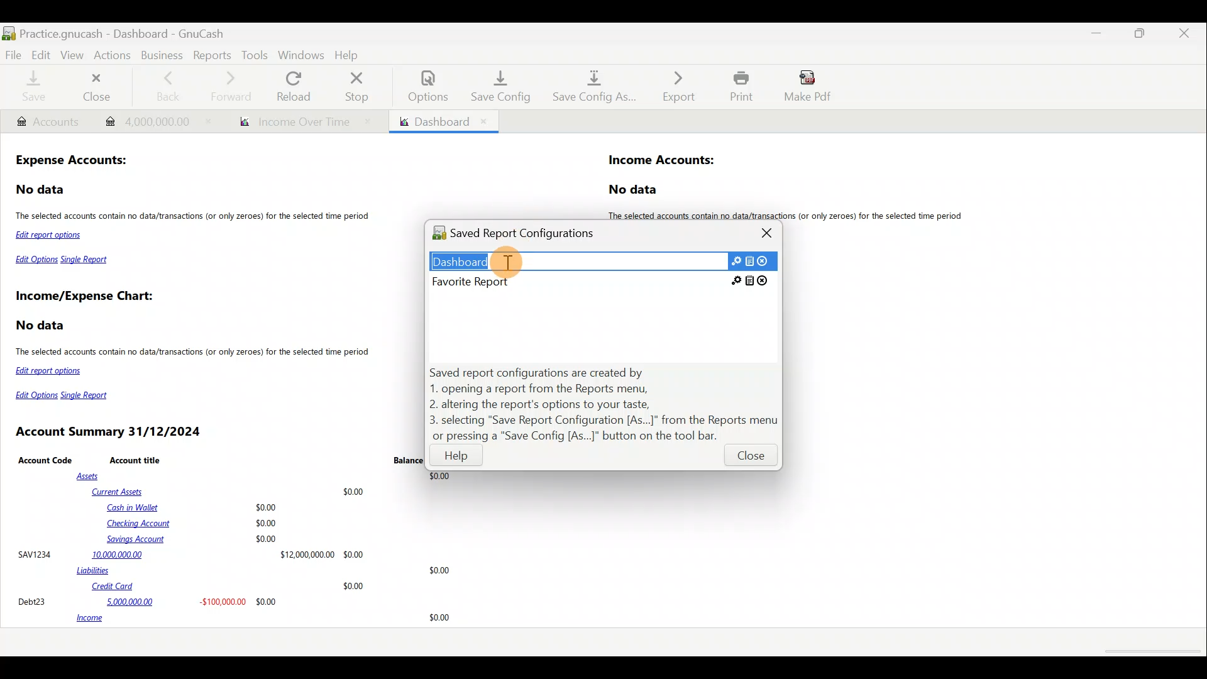 This screenshot has width=1207, height=679. What do you see at coordinates (266, 570) in the screenshot?
I see `Liabilities $0.00` at bounding box center [266, 570].